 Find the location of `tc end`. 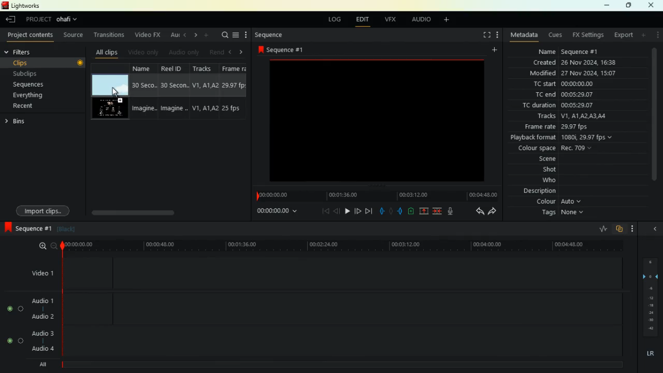

tc end is located at coordinates (544, 95).